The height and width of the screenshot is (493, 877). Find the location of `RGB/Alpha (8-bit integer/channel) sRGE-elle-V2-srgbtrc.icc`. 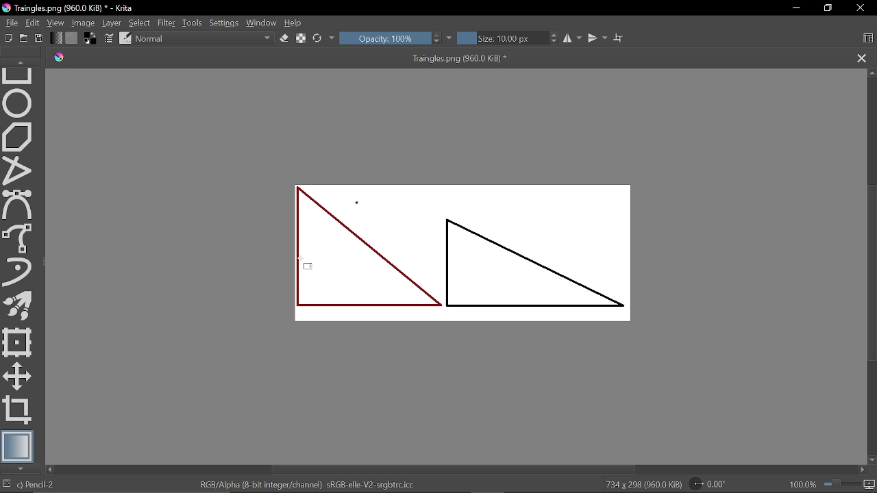

RGB/Alpha (8-bit integer/channel) sRGE-elle-V2-srgbtrc.icc is located at coordinates (310, 484).